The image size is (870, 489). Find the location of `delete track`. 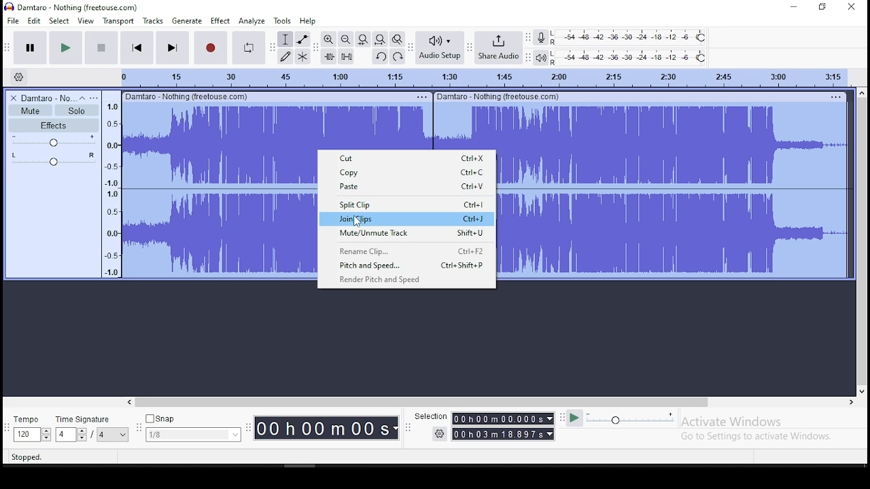

delete track is located at coordinates (12, 98).